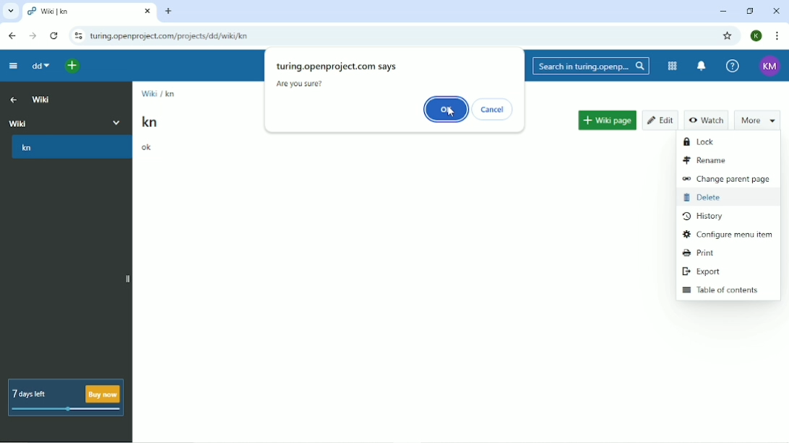  What do you see at coordinates (720, 291) in the screenshot?
I see `Table of contents` at bounding box center [720, 291].